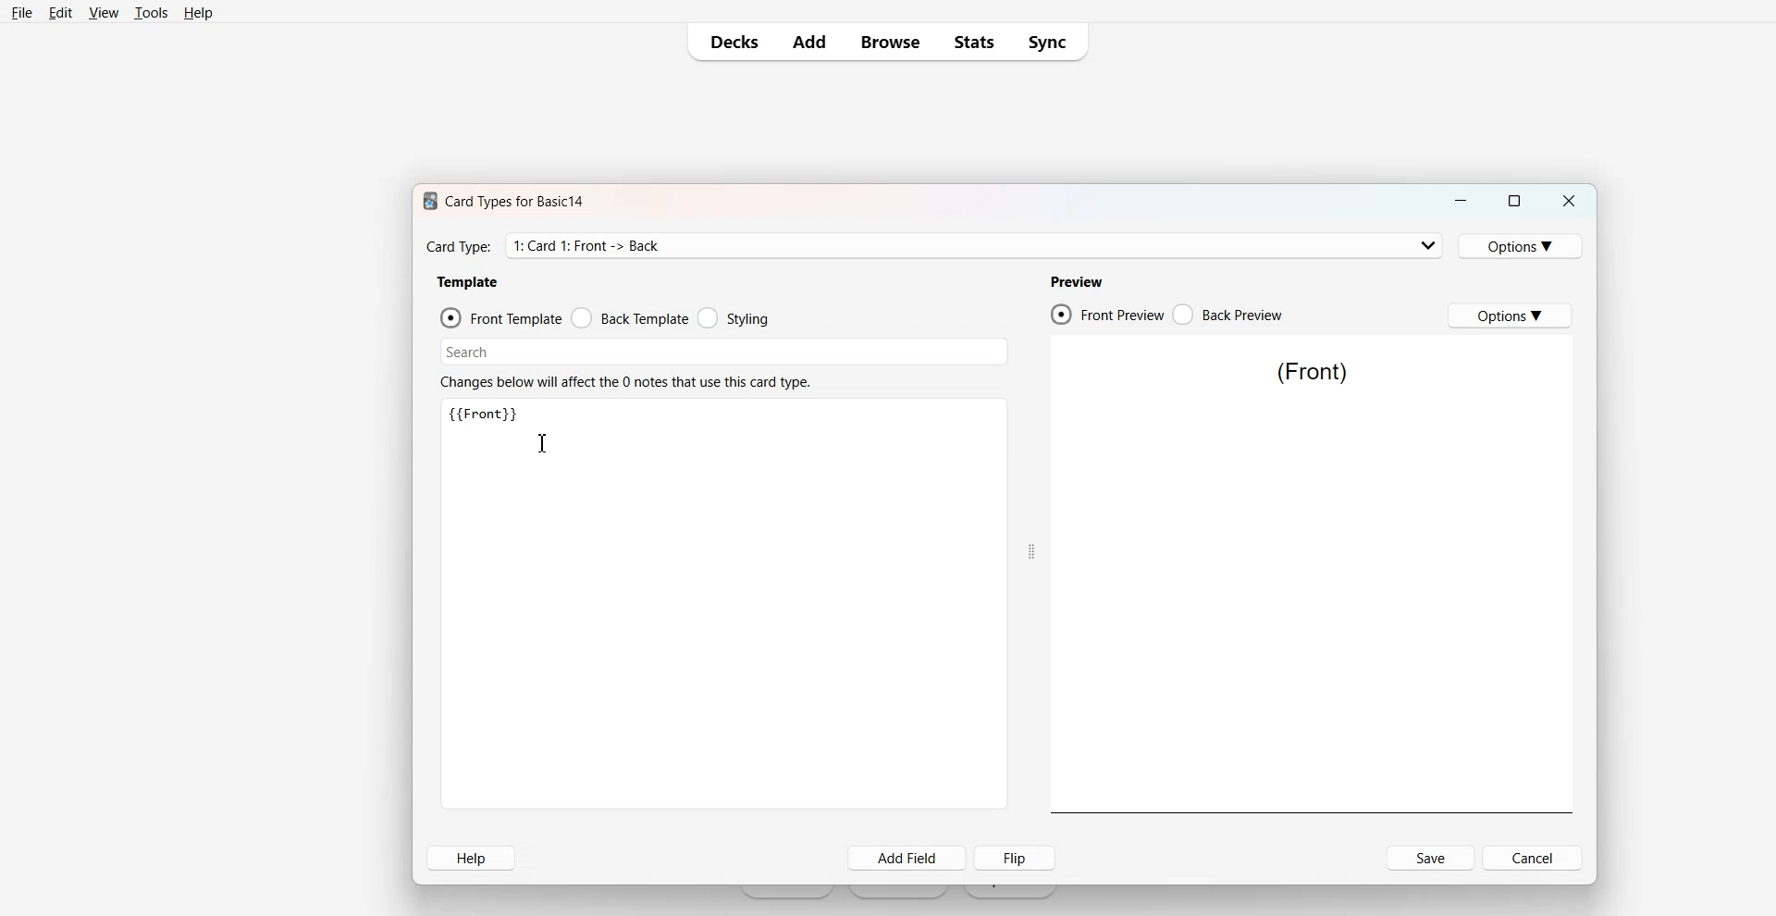  Describe the element at coordinates (788, 893) in the screenshot. I see `Get Started` at that location.